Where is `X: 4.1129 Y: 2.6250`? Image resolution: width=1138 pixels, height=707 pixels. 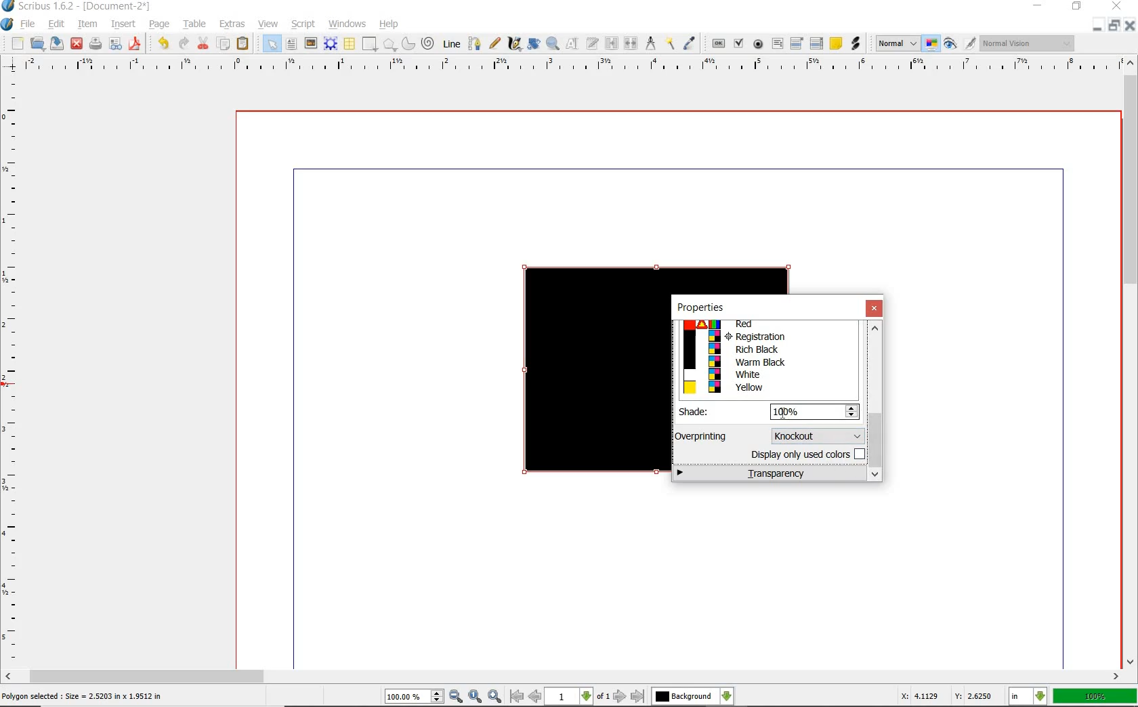 X: 4.1129 Y: 2.6250 is located at coordinates (947, 695).